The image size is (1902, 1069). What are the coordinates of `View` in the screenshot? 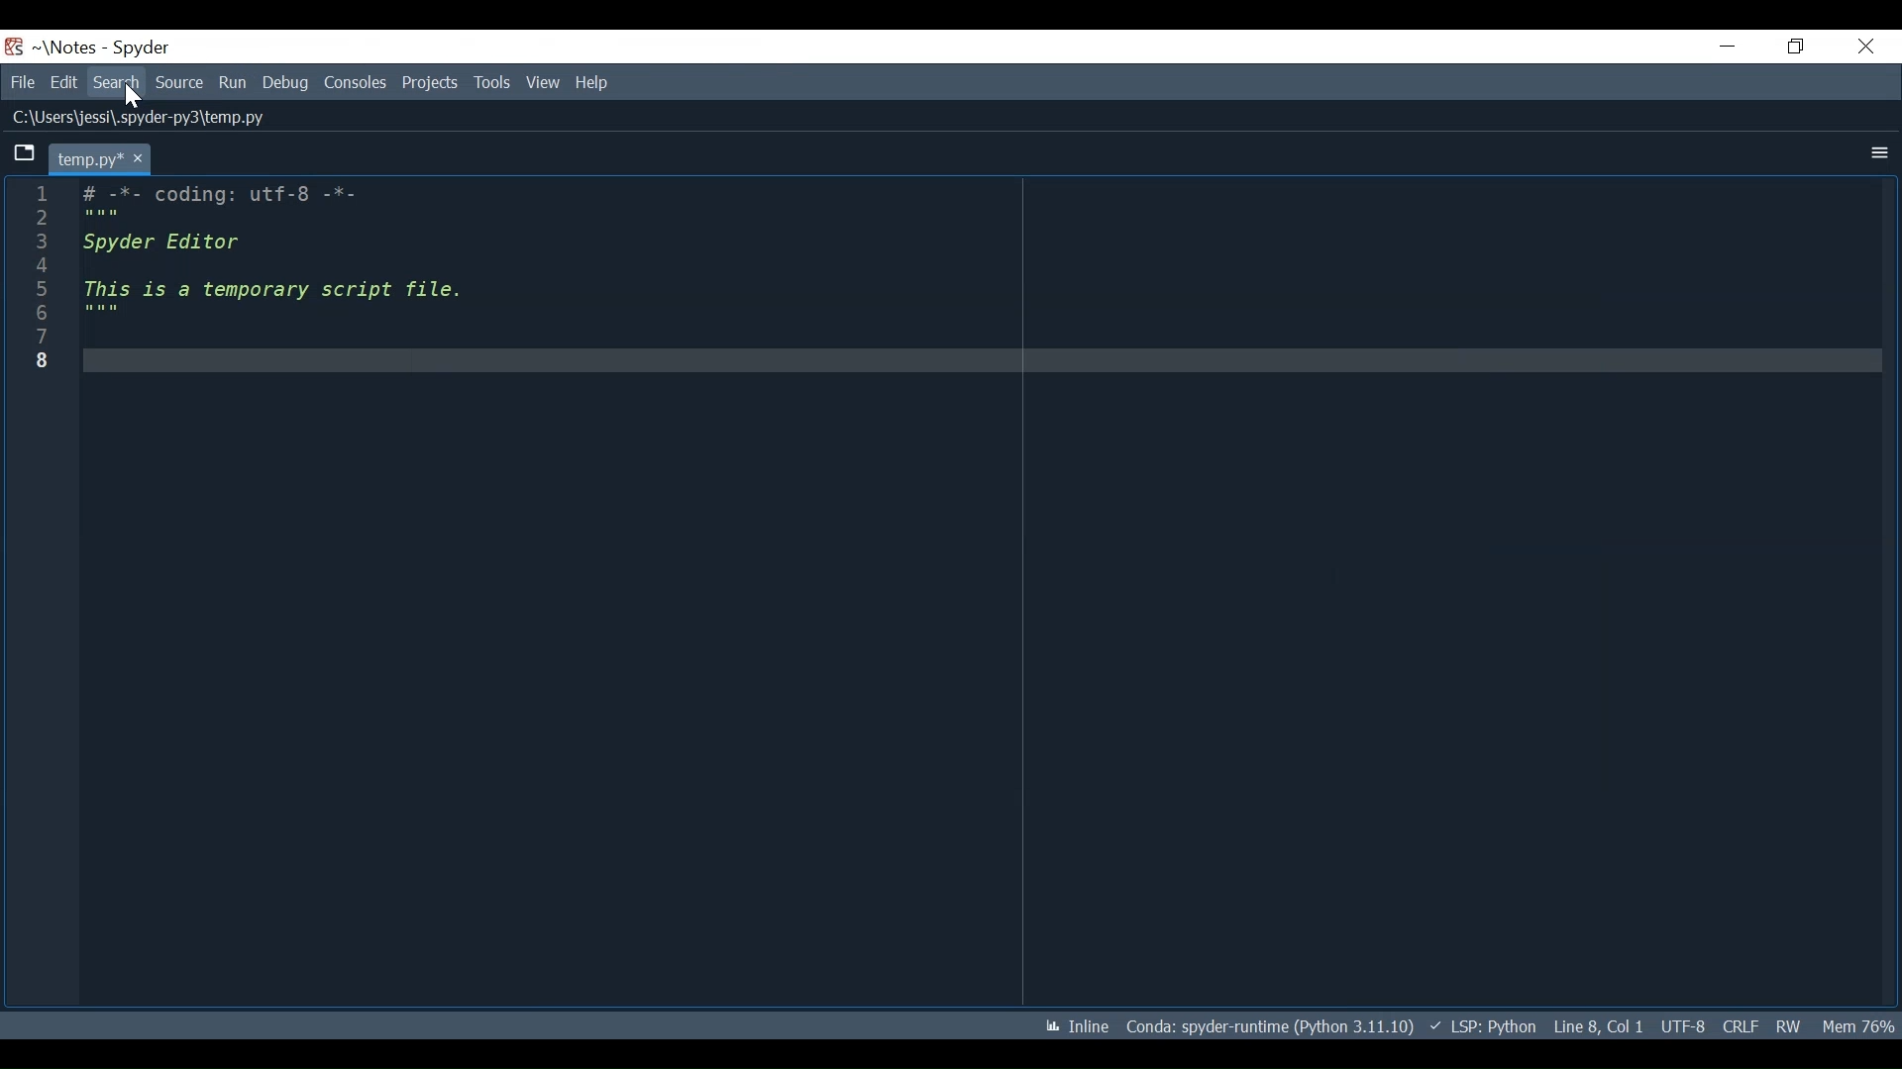 It's located at (542, 81).